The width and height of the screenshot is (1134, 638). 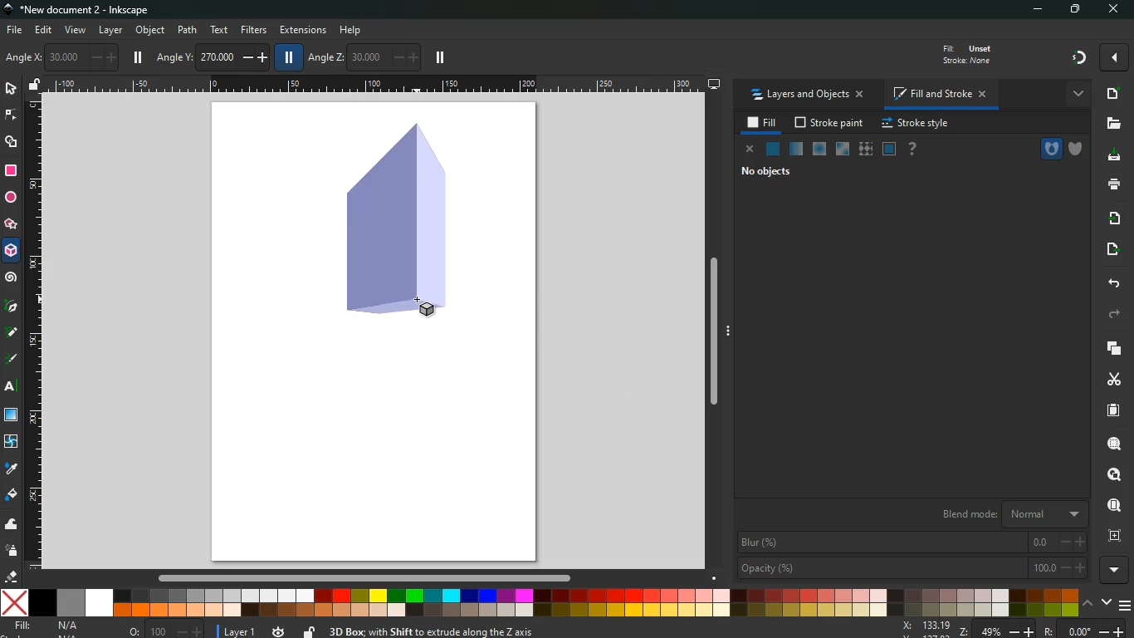 I want to click on message, so click(x=568, y=632).